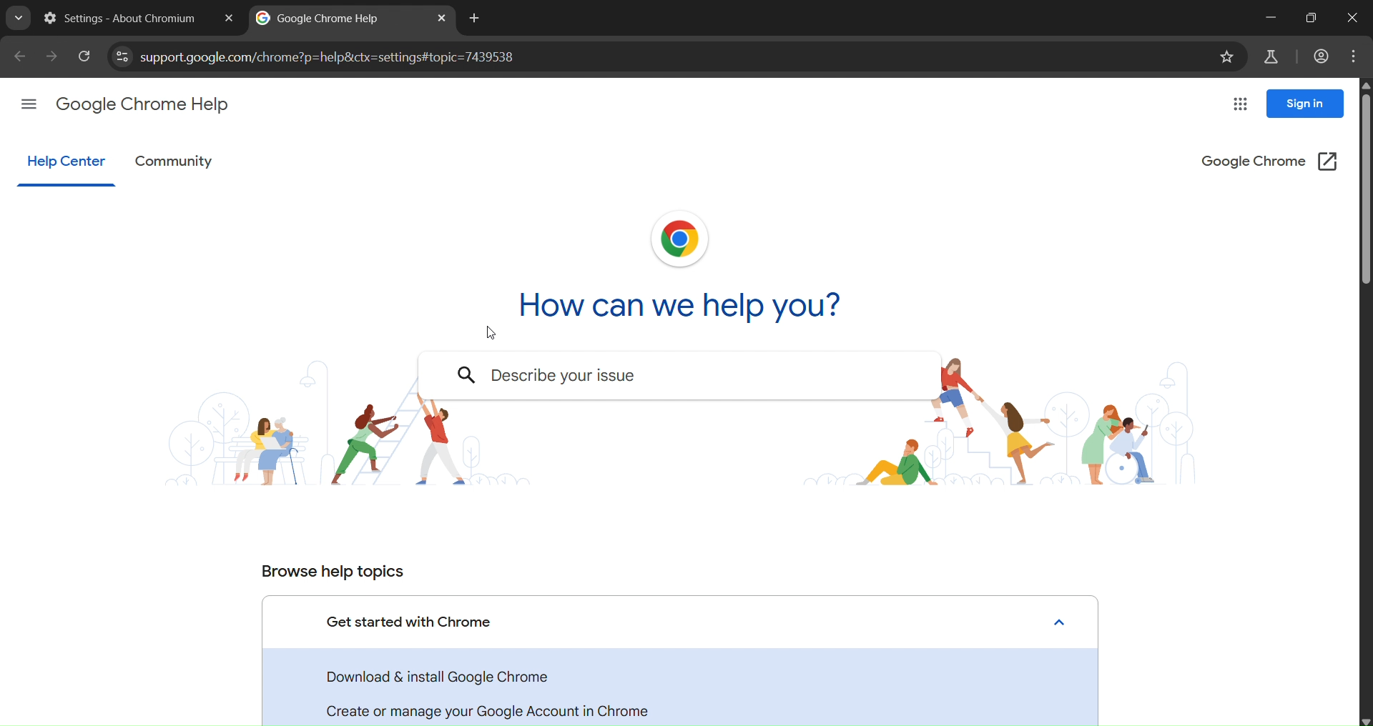 This screenshot has height=726, width=1373. I want to click on Minimize, so click(1269, 18).